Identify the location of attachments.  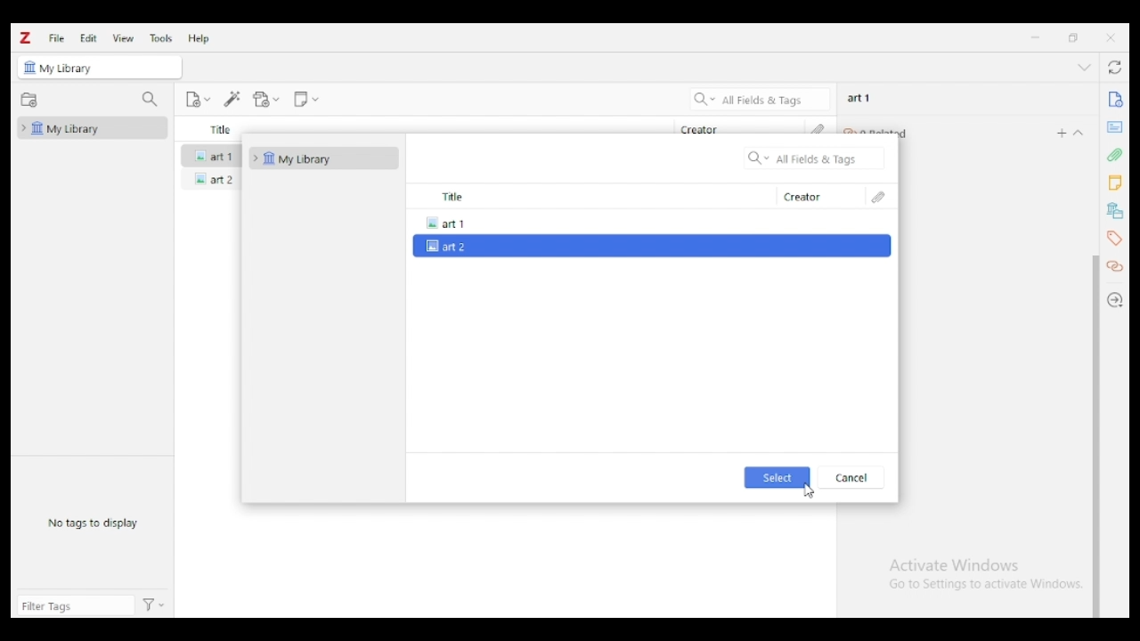
(1114, 154).